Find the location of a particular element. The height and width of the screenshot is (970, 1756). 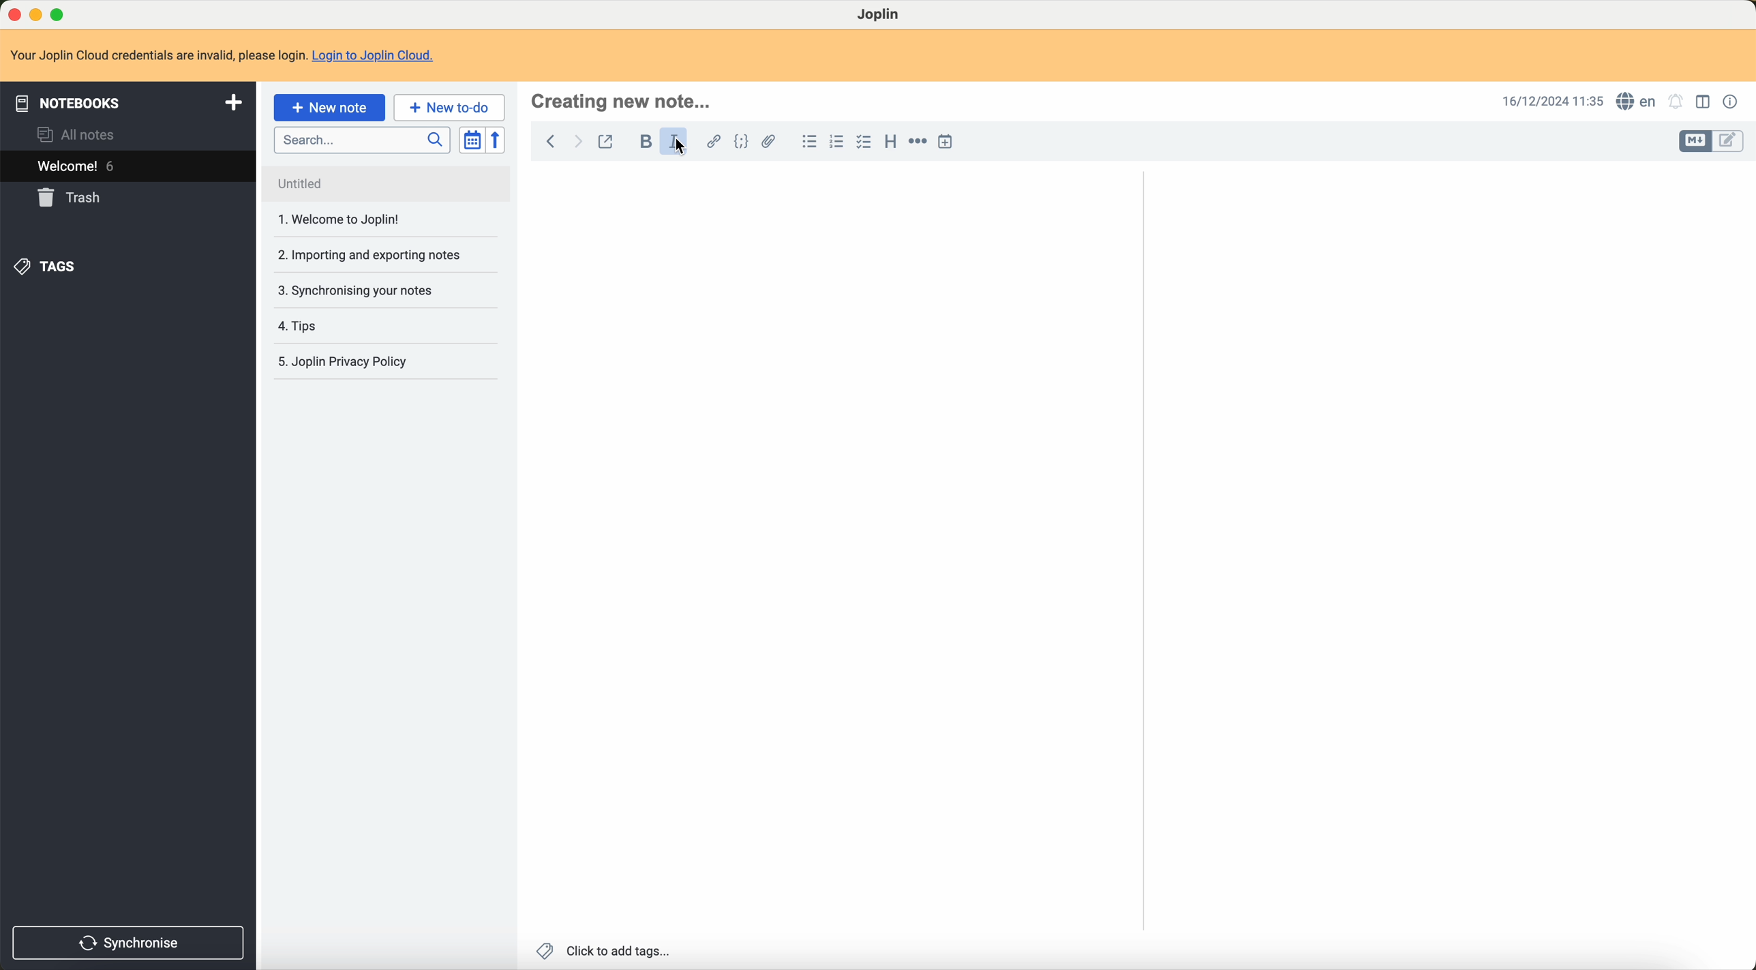

back is located at coordinates (551, 142).